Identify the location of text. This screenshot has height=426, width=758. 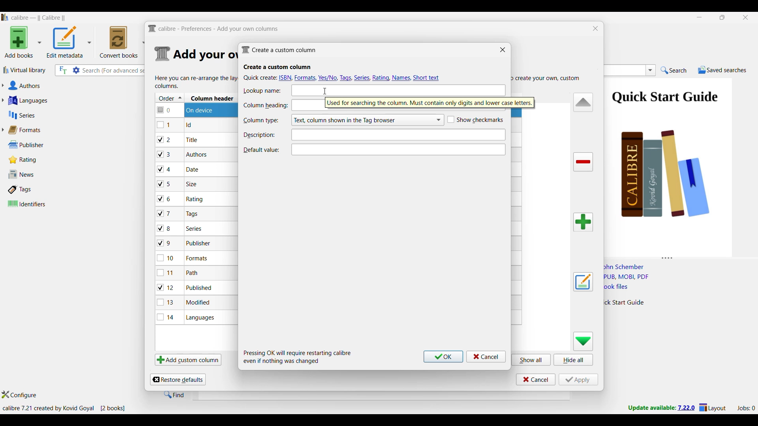
(309, 106).